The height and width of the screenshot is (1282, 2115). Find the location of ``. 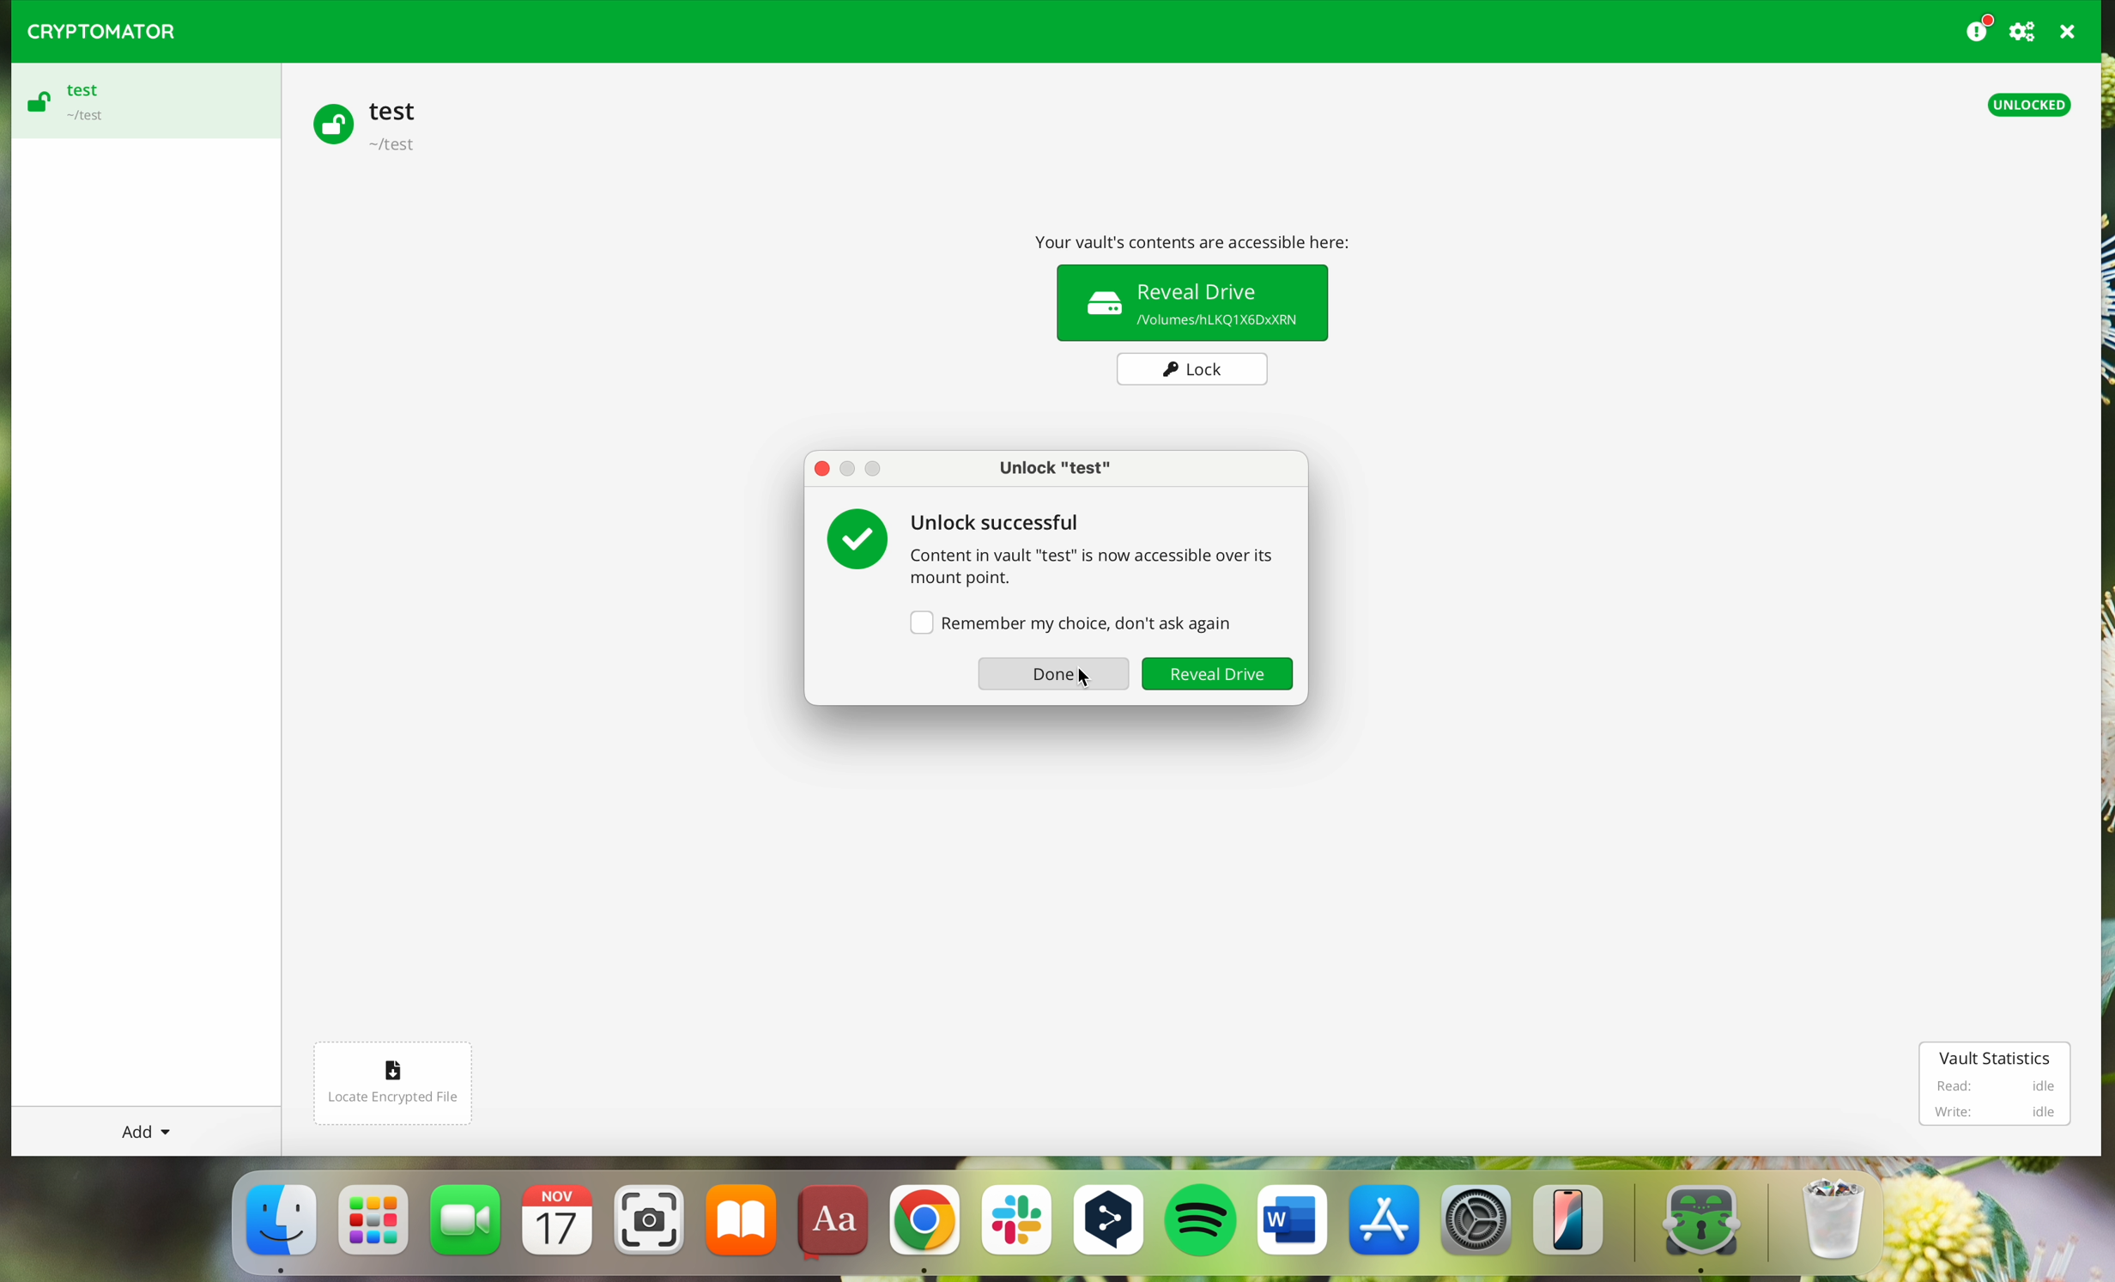

 is located at coordinates (821, 471).